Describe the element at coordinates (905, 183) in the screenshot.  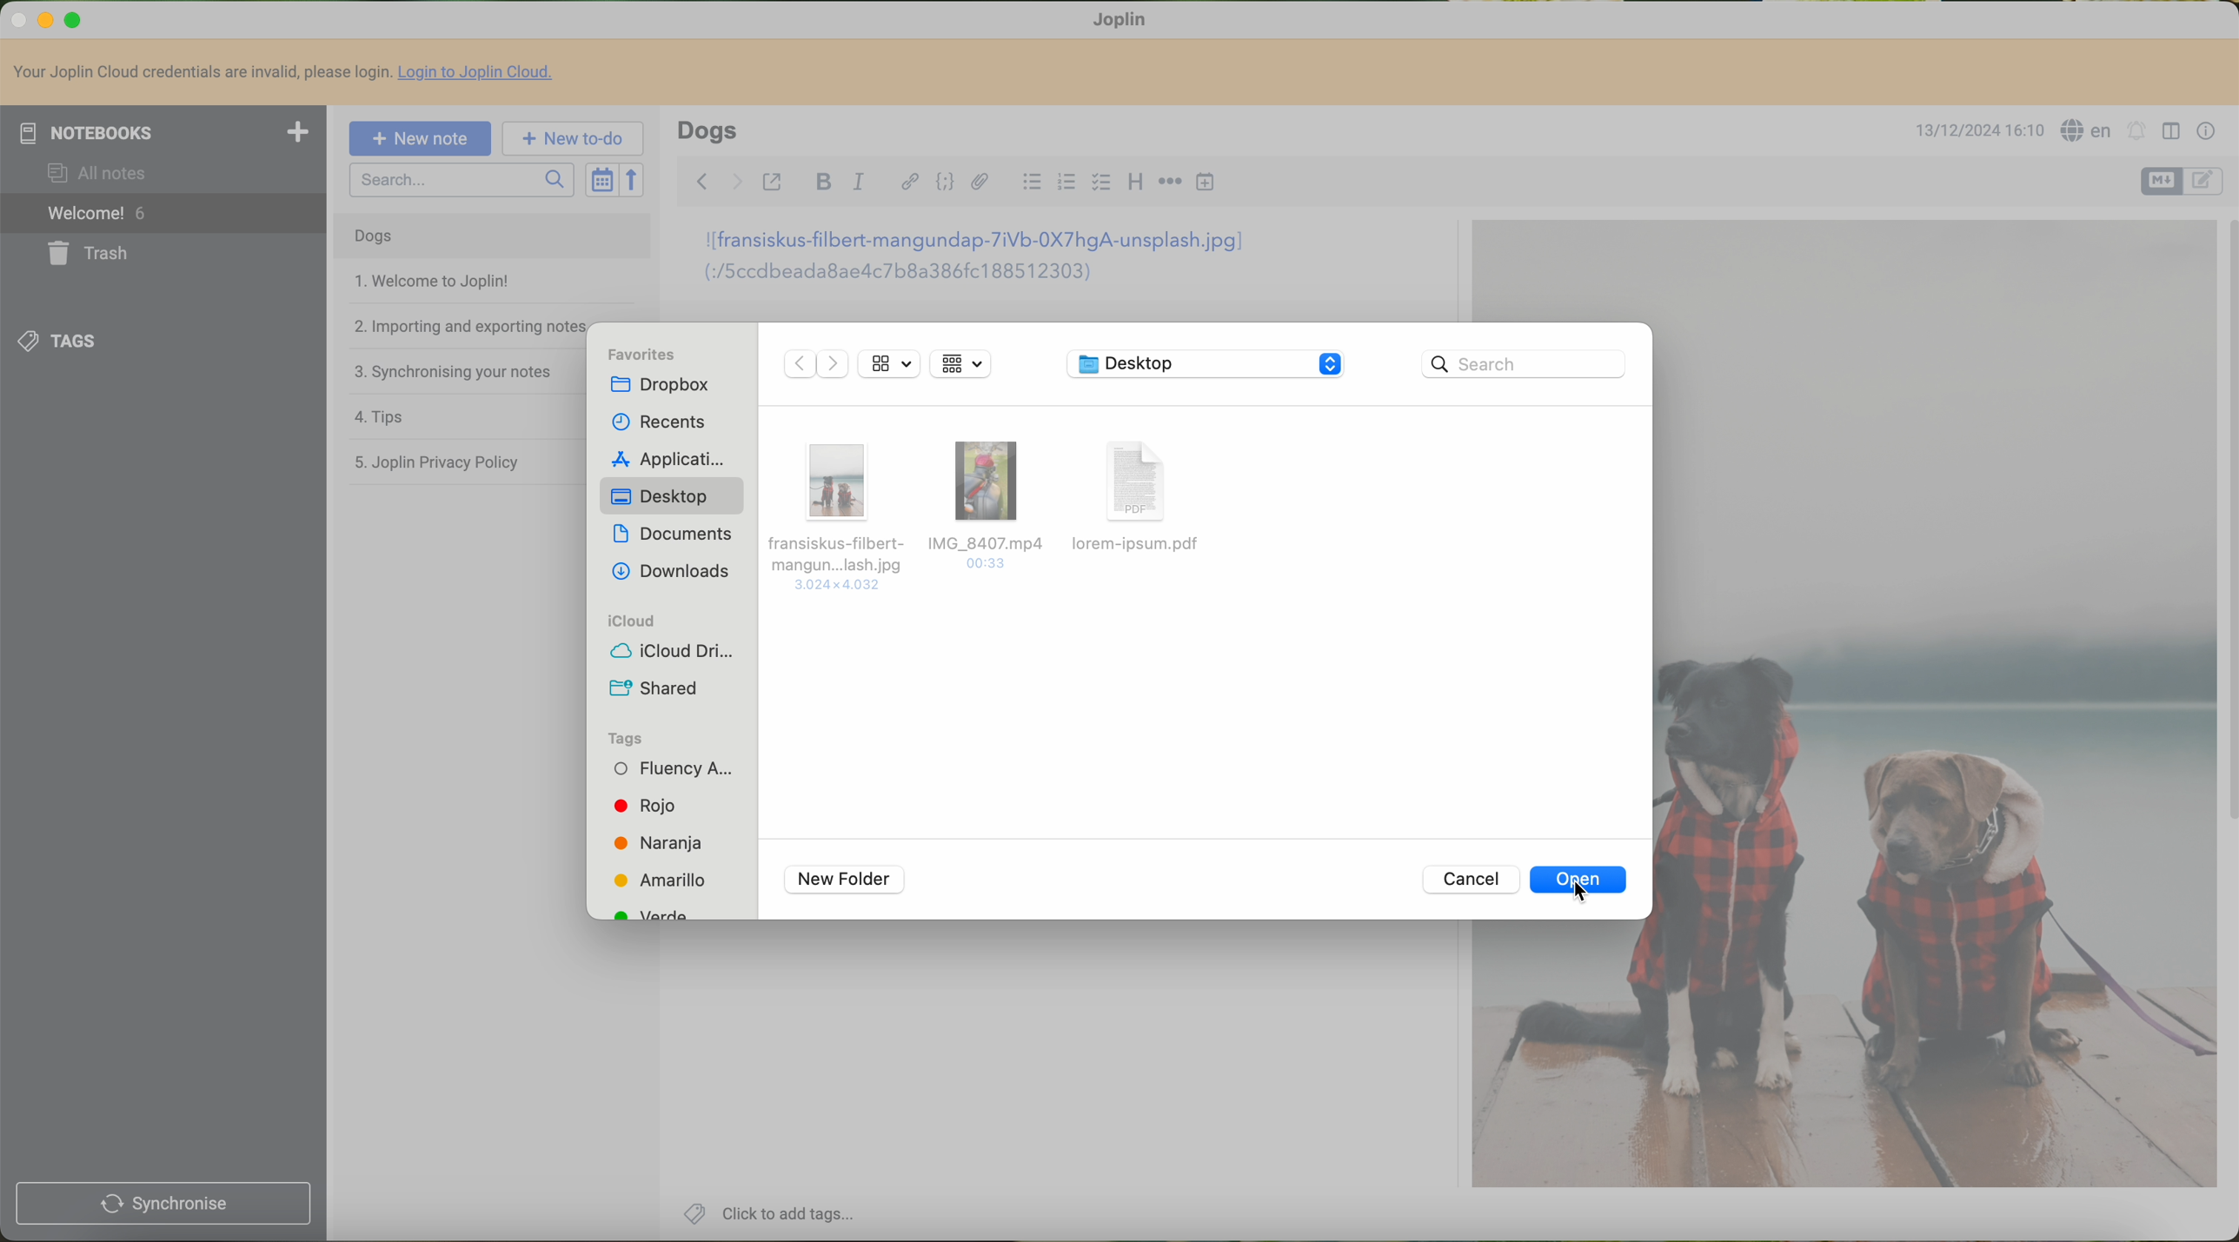
I see `hyperlink` at that location.